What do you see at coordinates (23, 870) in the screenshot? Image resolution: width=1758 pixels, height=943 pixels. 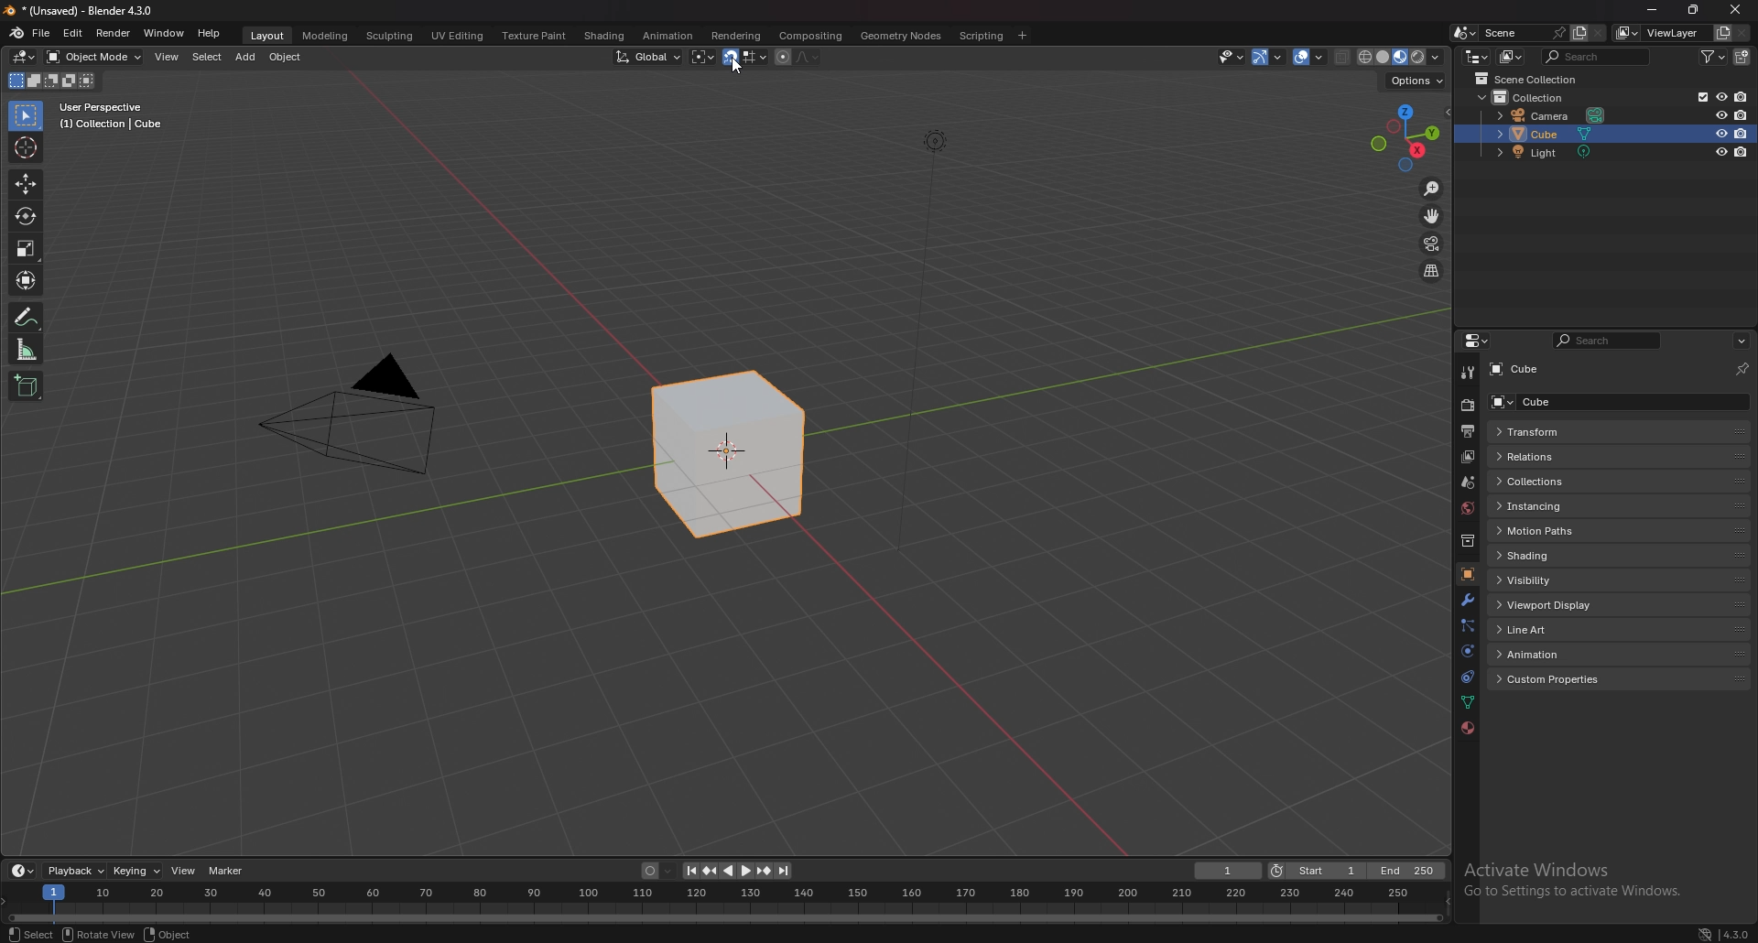 I see `editor type` at bounding box center [23, 870].